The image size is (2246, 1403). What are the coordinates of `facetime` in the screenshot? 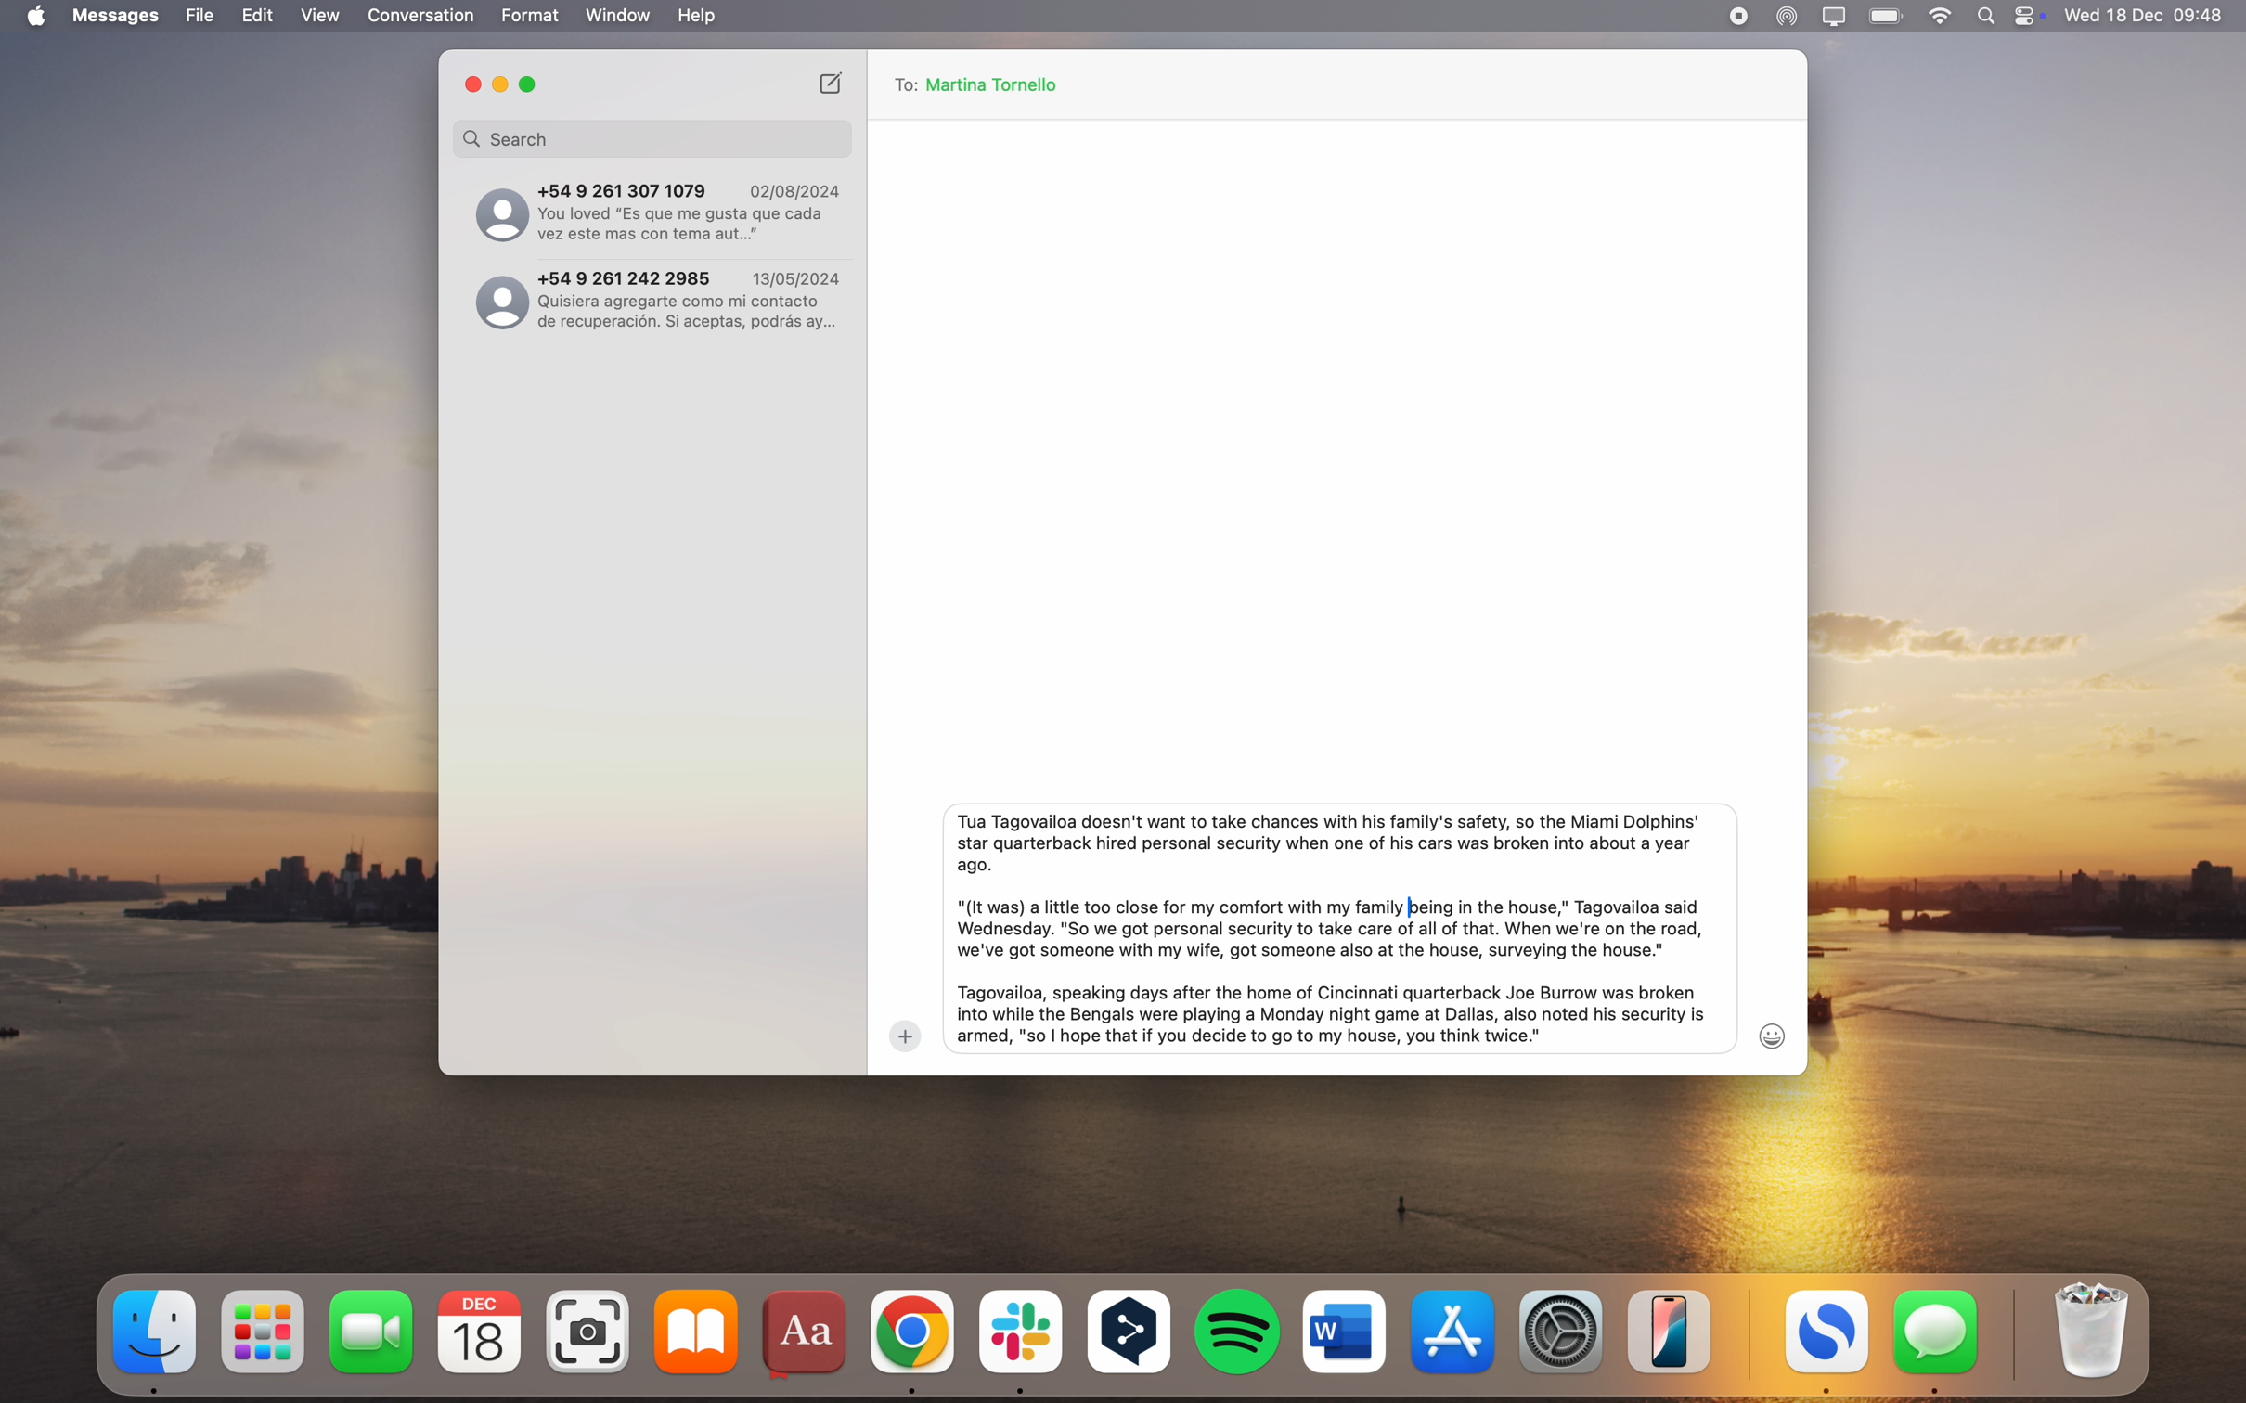 It's located at (372, 1331).